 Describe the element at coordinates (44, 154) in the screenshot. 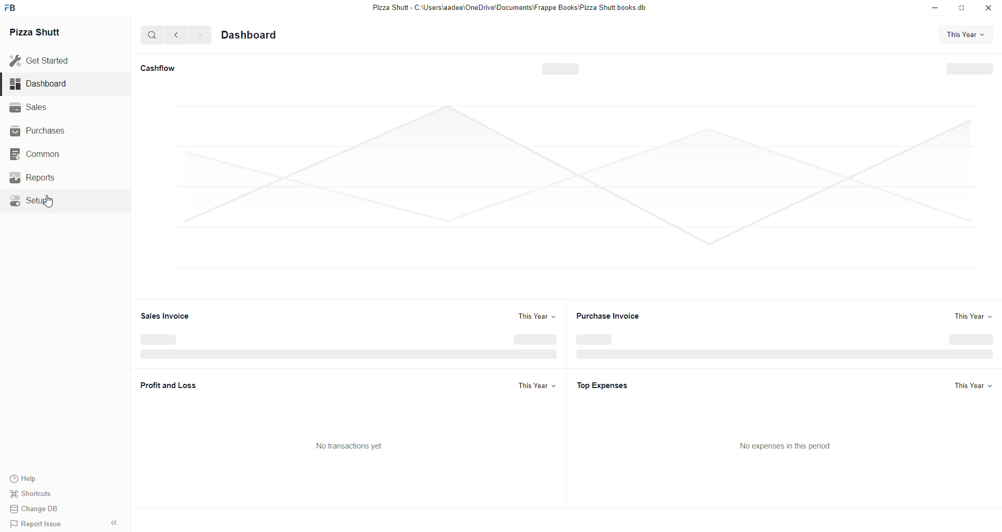

I see `Common ` at that location.